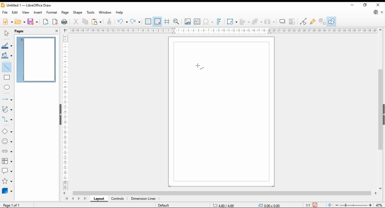 The height and width of the screenshot is (208, 385). What do you see at coordinates (198, 66) in the screenshot?
I see `mouse pointer` at bounding box center [198, 66].